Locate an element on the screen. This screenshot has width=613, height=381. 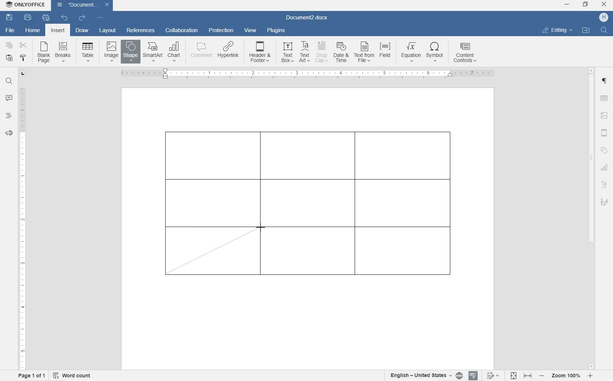
scrollbar is located at coordinates (591, 218).